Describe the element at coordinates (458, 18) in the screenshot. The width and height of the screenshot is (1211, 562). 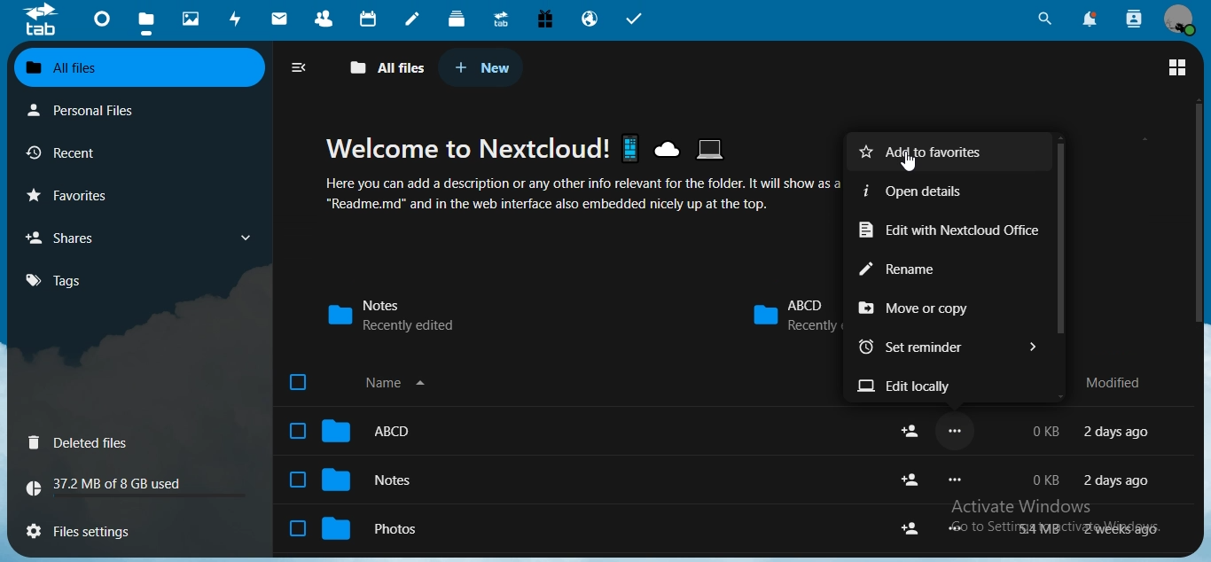
I see `deck` at that location.